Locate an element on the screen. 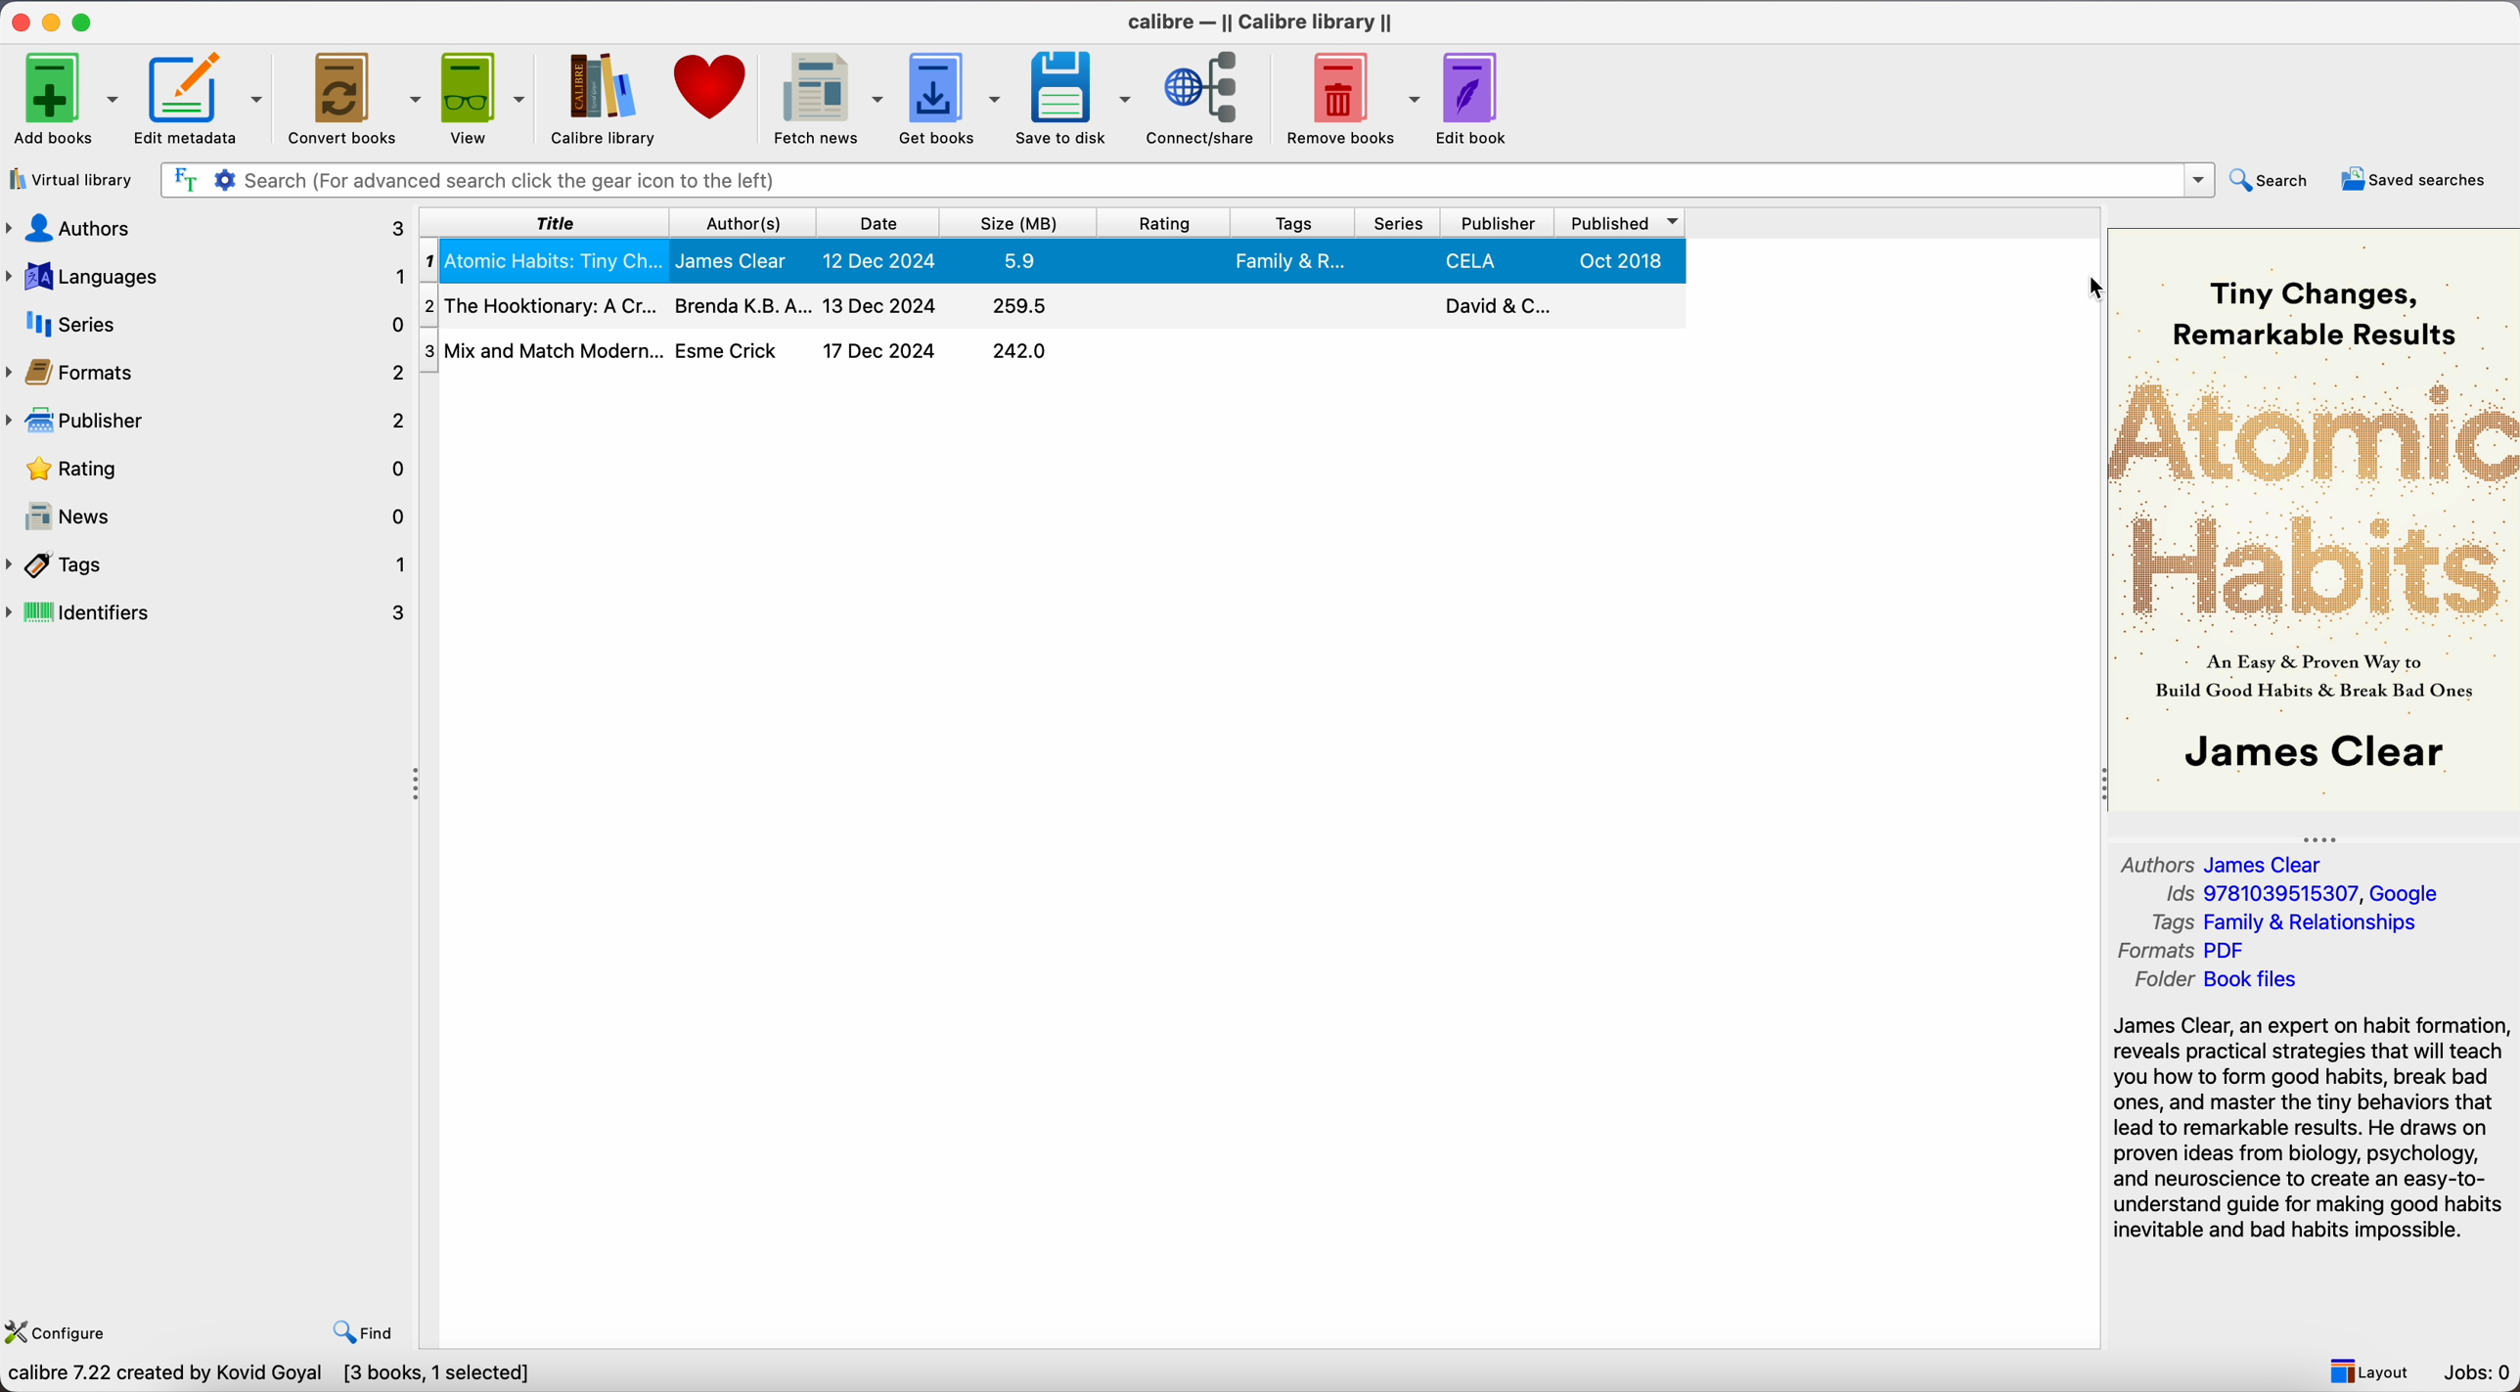  13 Dec 2024 is located at coordinates (881, 304).